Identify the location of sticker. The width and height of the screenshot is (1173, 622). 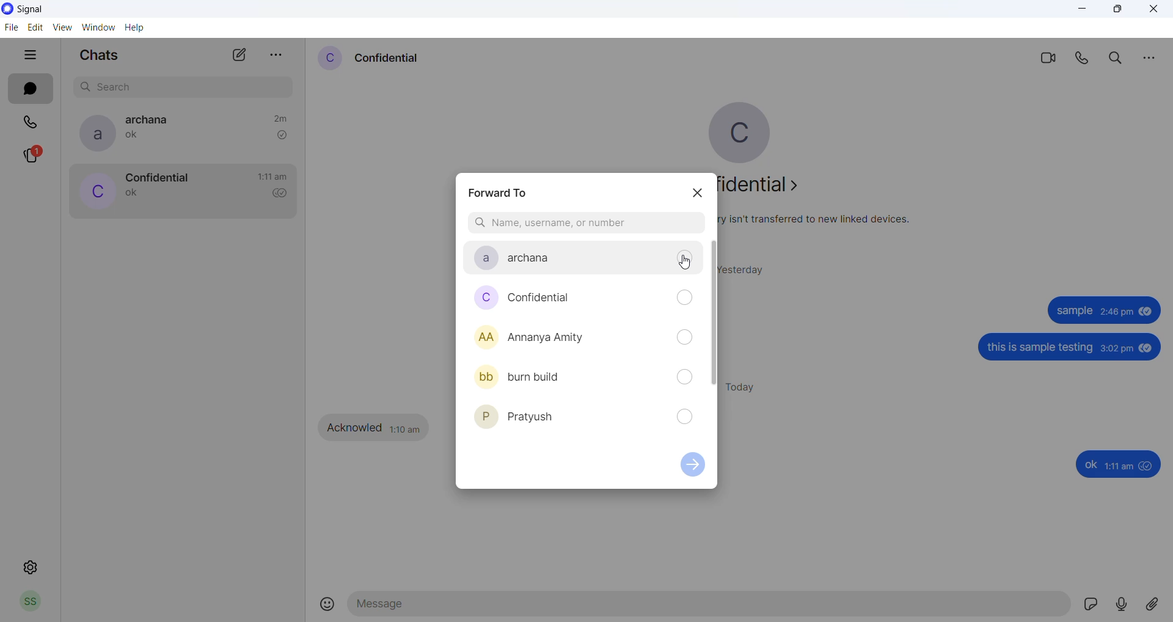
(1094, 606).